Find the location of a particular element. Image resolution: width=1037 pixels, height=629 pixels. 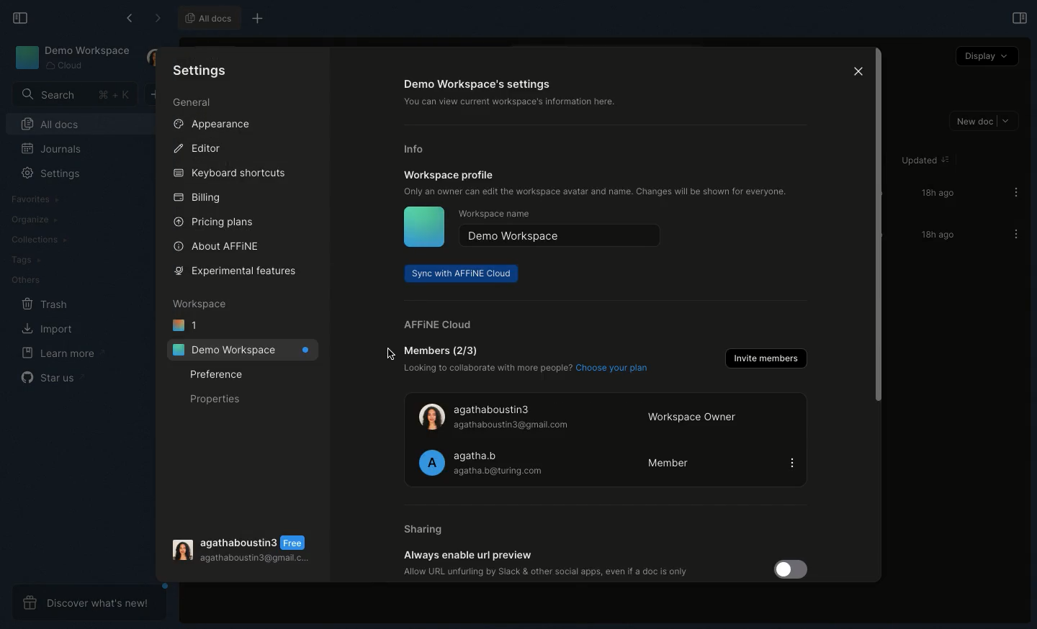

Others is located at coordinates (24, 280).